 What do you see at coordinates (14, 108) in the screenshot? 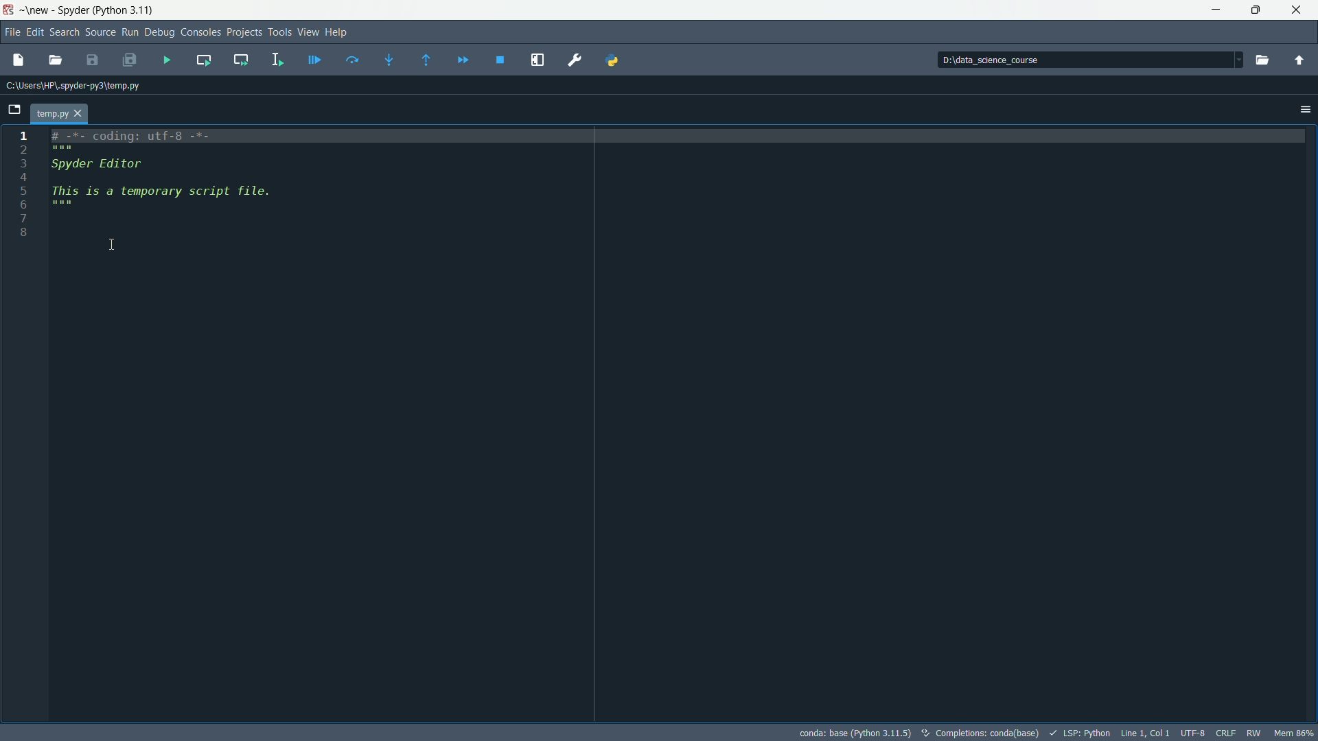
I see `browse tabs` at bounding box center [14, 108].